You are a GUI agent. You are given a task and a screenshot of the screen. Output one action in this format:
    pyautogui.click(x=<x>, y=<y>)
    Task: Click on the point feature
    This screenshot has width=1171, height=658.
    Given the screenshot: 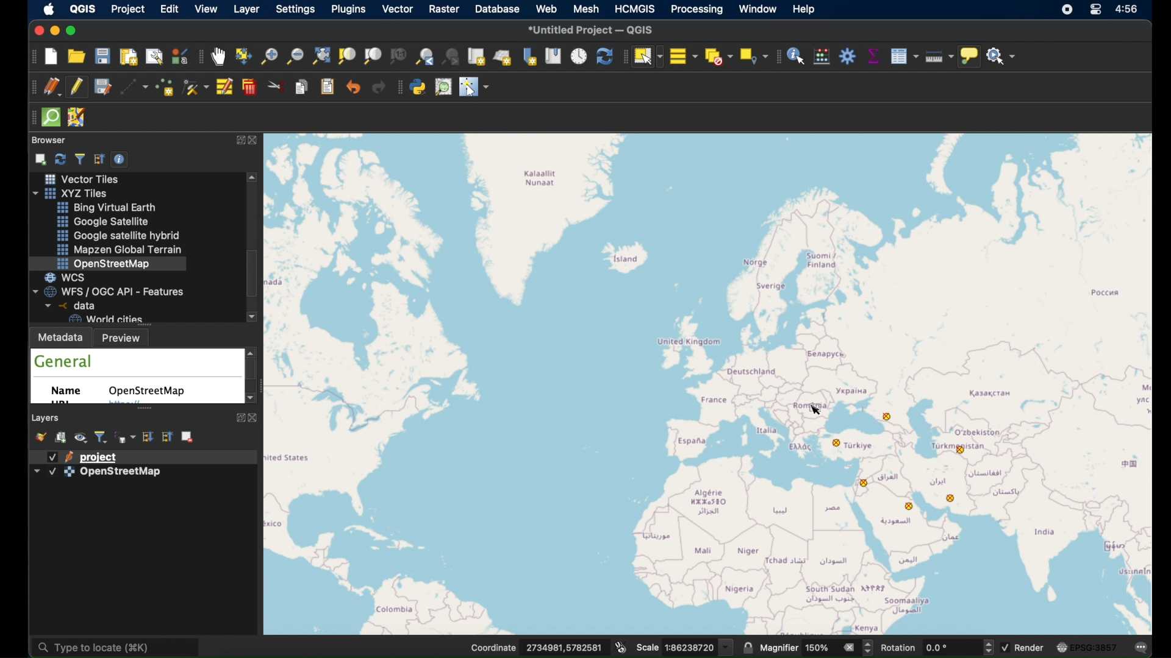 What is the action you would take?
    pyautogui.click(x=908, y=507)
    